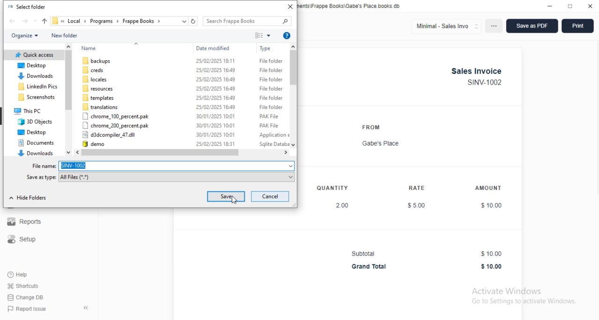 The height and width of the screenshot is (320, 599). I want to click on up to "programs", so click(44, 21).